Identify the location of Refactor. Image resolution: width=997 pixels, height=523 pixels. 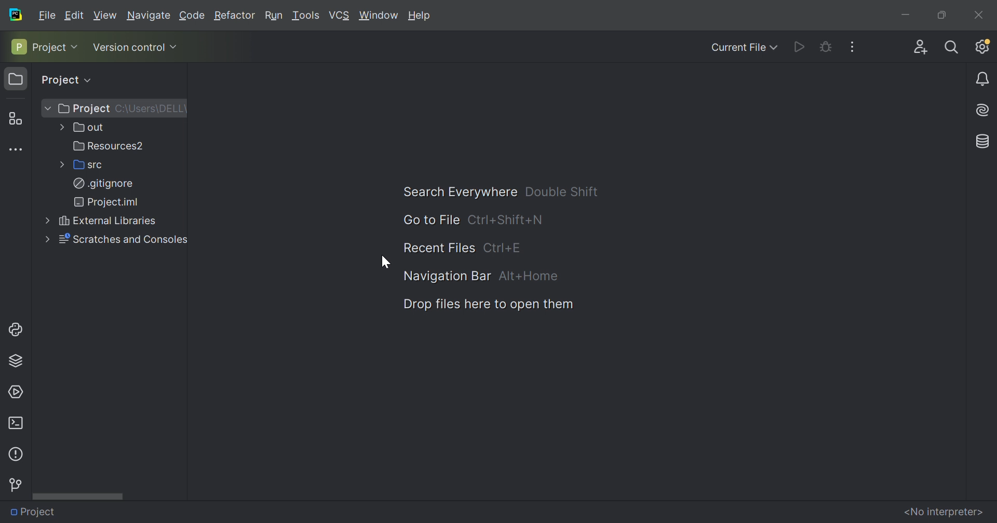
(234, 16).